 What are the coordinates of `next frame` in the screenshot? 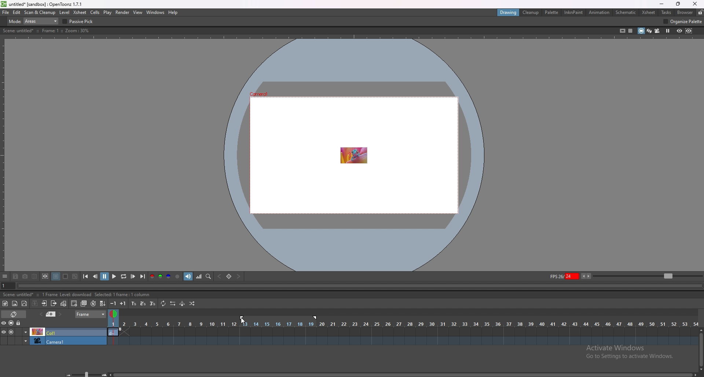 It's located at (133, 276).